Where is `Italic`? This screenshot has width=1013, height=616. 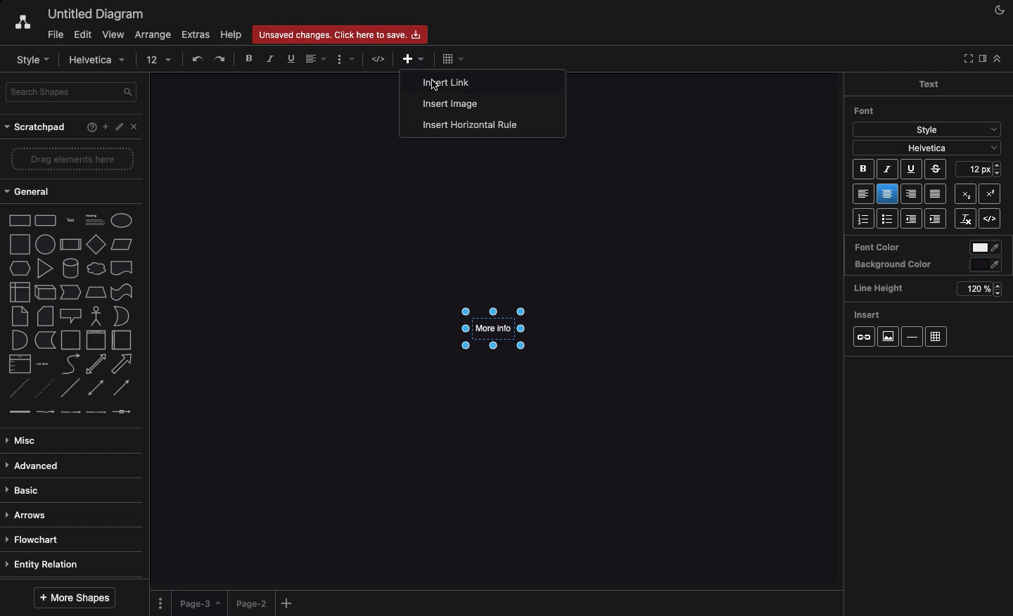 Italic is located at coordinates (887, 169).